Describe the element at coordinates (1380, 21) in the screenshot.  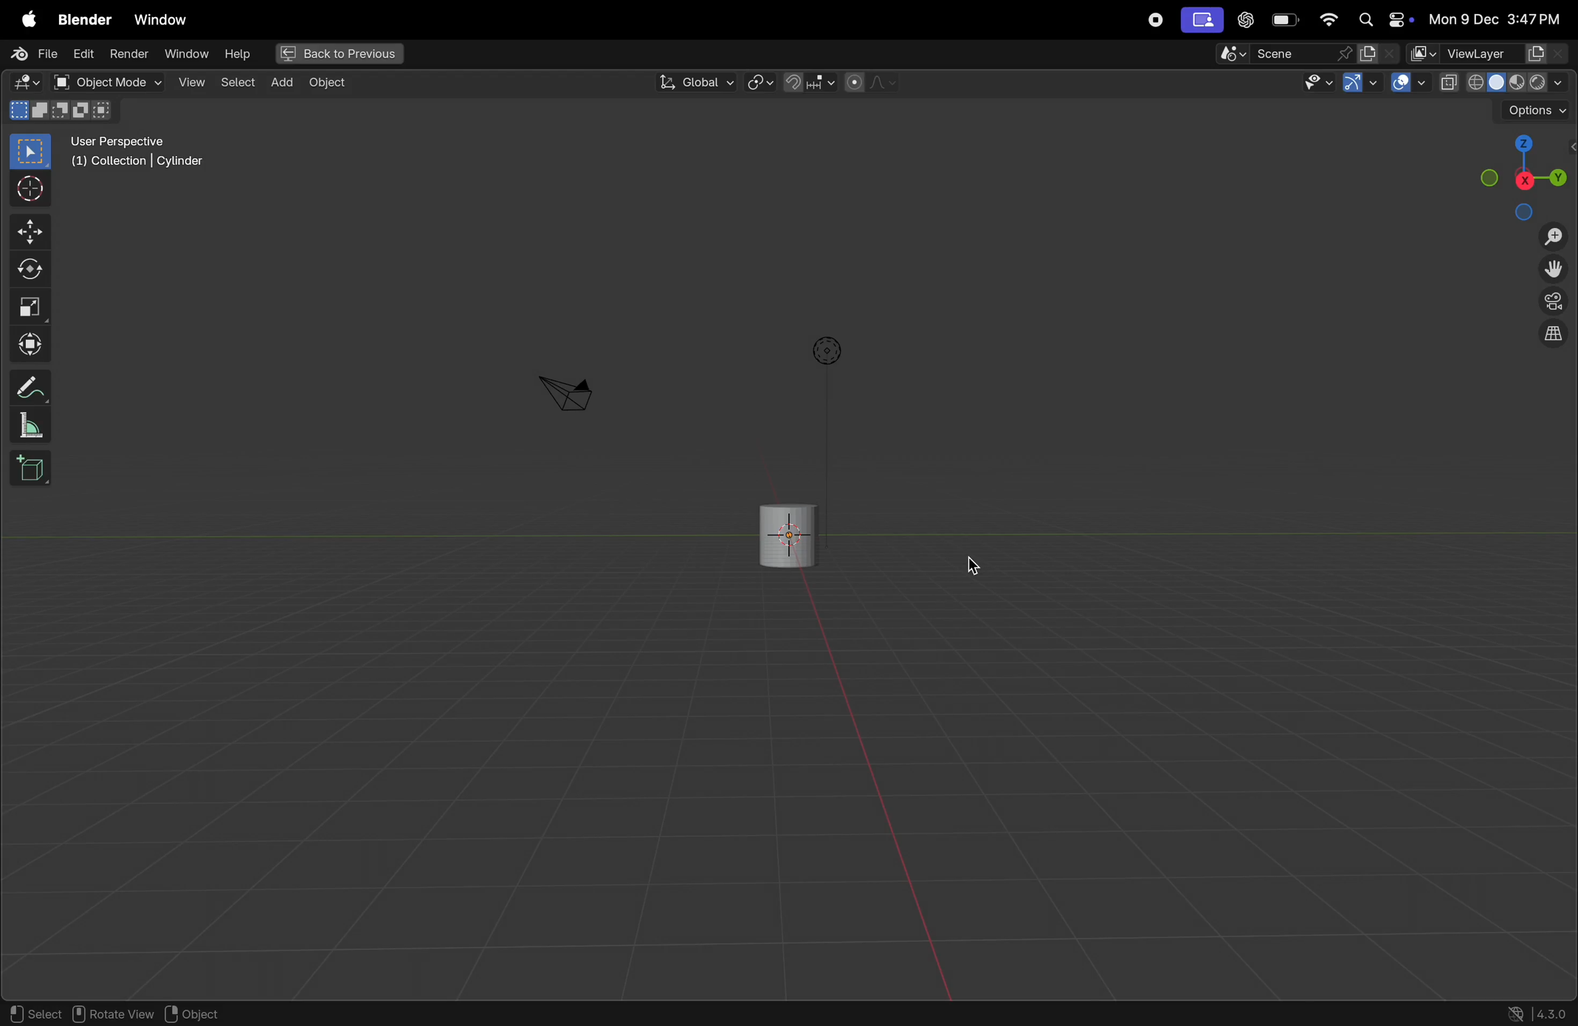
I see `apple widgets` at that location.